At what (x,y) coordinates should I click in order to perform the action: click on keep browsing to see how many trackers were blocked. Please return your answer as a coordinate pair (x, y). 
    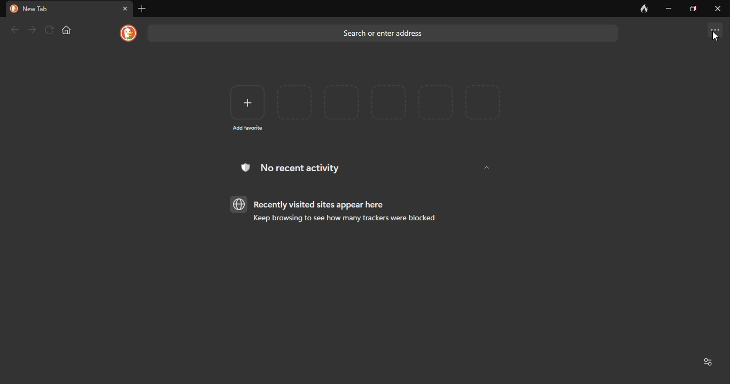
    Looking at the image, I should click on (340, 220).